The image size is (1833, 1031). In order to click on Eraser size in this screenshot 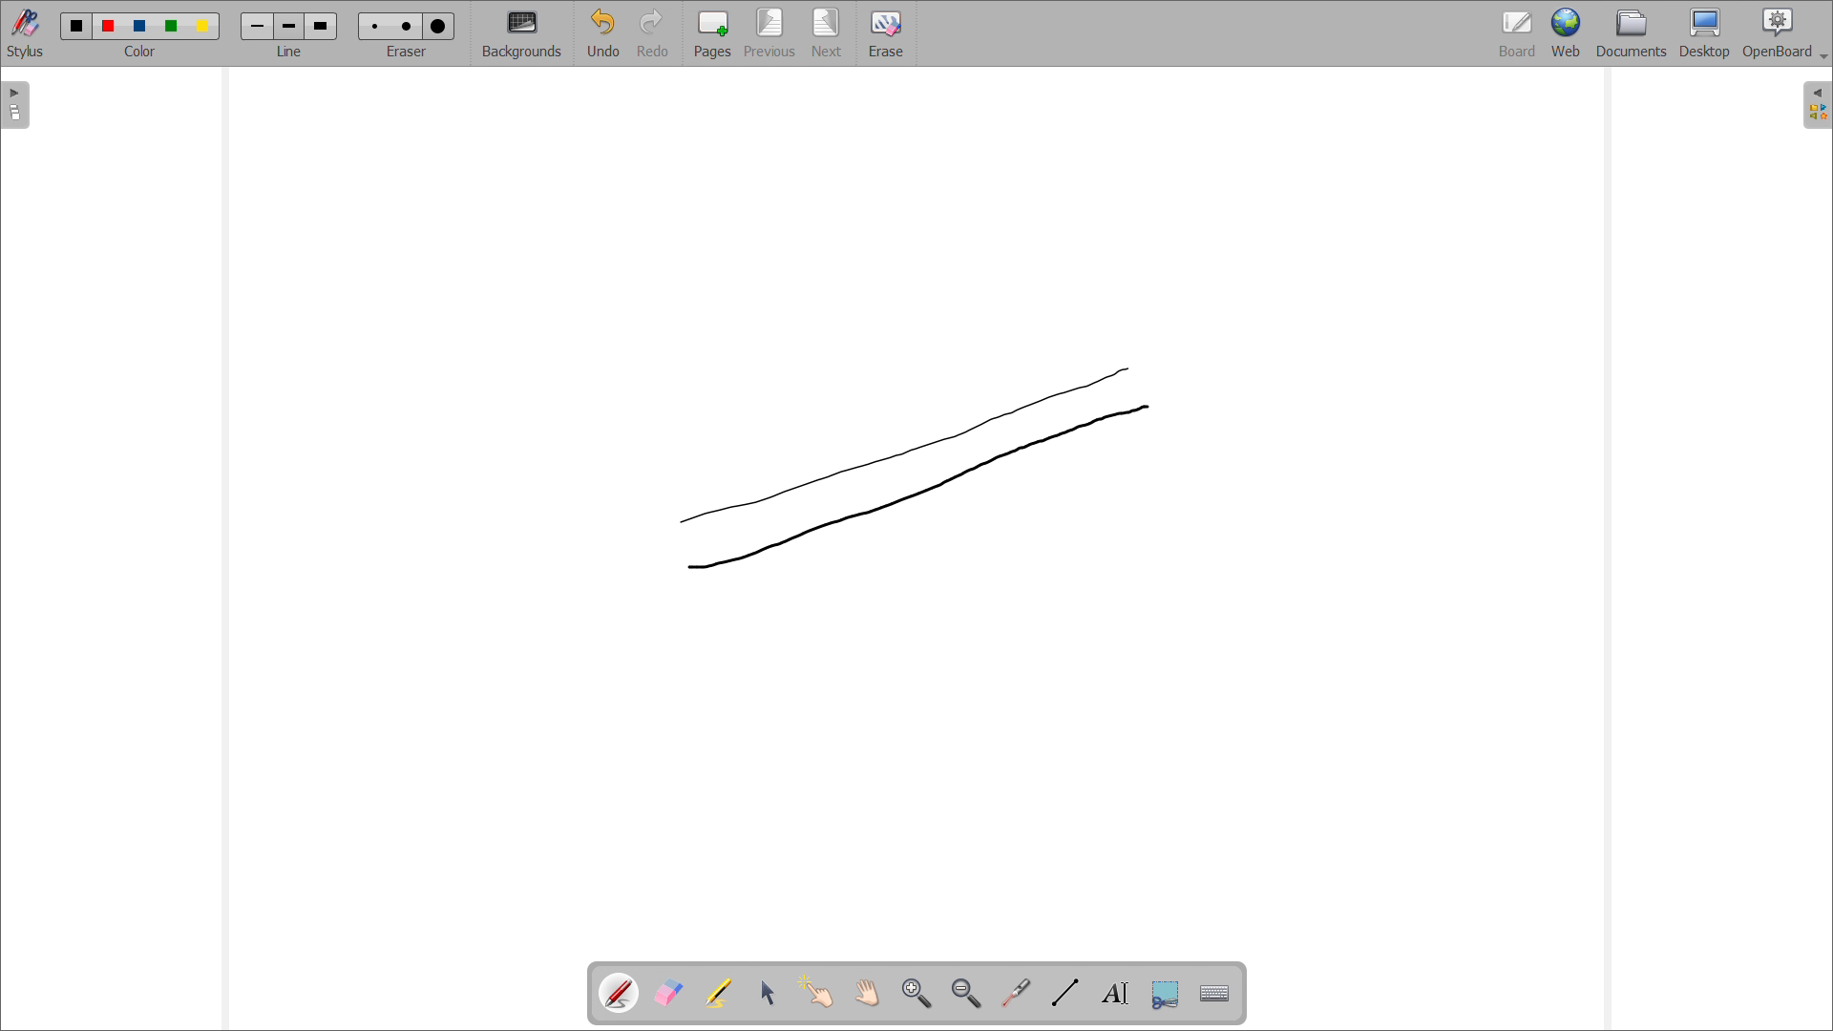, I will do `click(407, 25)`.